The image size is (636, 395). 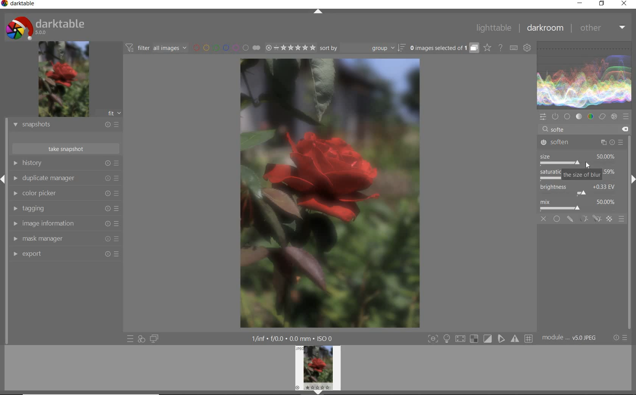 I want to click on effect, so click(x=614, y=117).